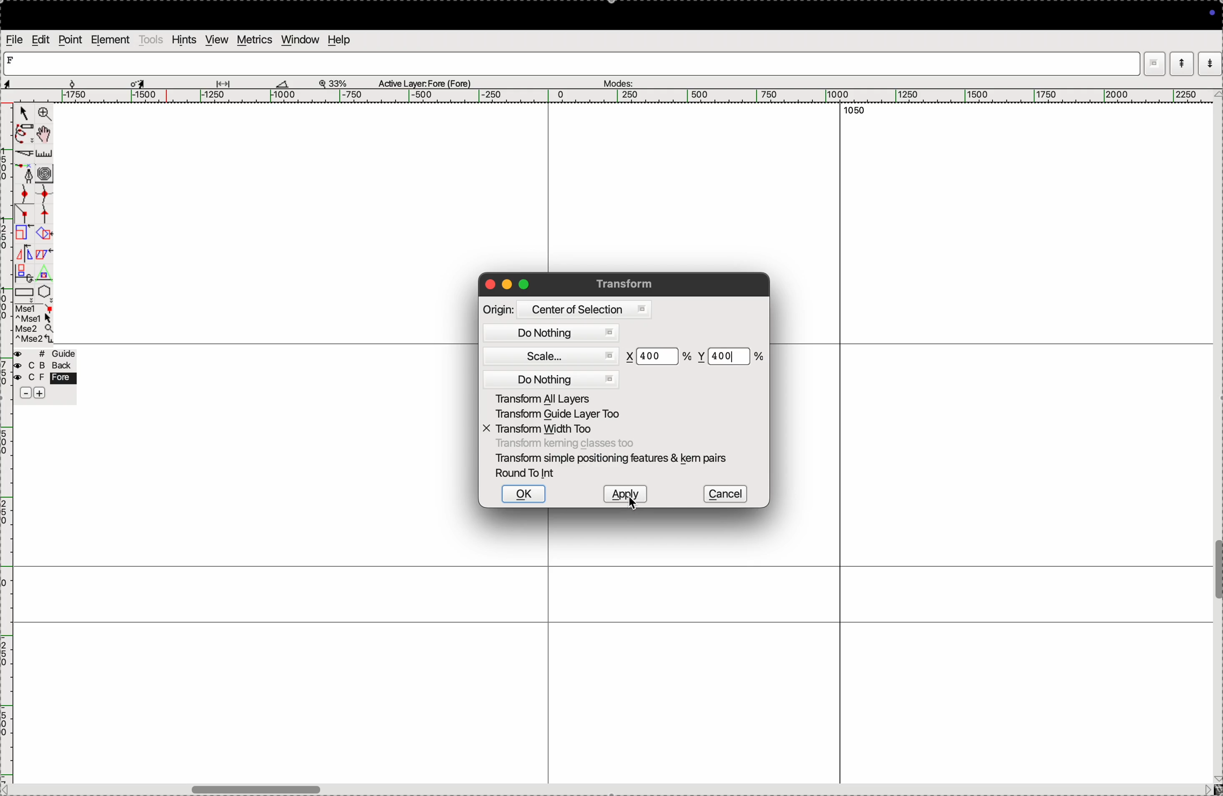 The width and height of the screenshot is (1223, 796). What do you see at coordinates (857, 110) in the screenshot?
I see `1050` at bounding box center [857, 110].